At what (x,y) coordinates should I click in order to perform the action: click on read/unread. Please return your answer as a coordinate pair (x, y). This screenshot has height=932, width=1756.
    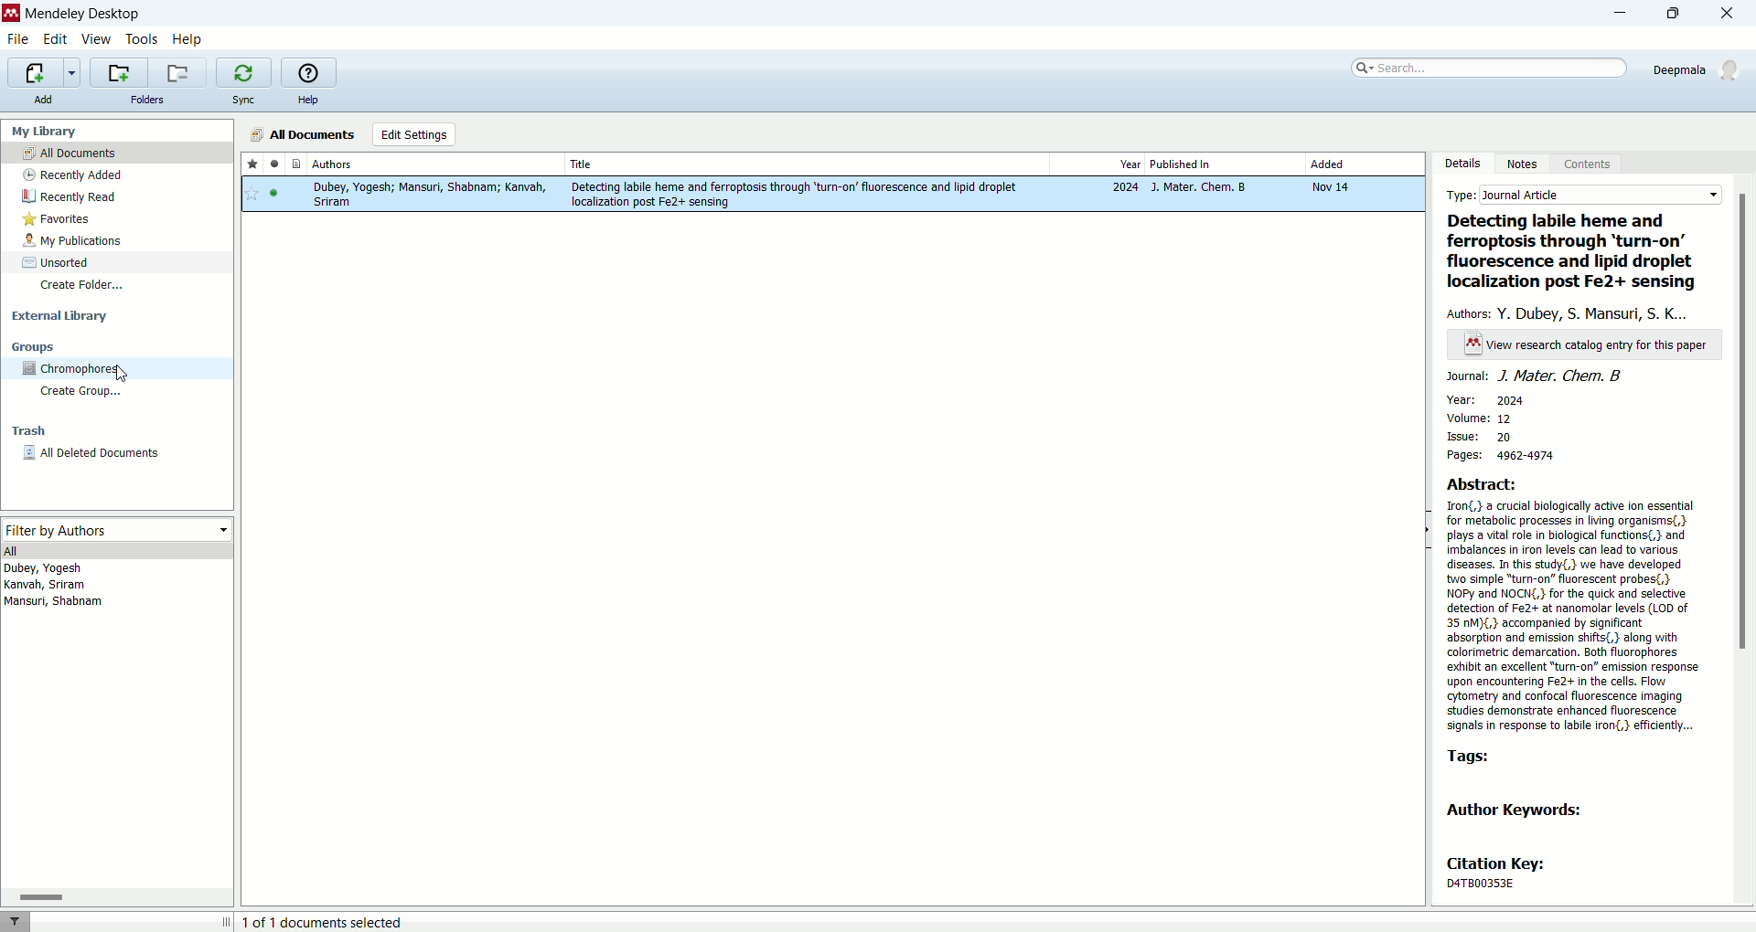
    Looking at the image, I should click on (272, 164).